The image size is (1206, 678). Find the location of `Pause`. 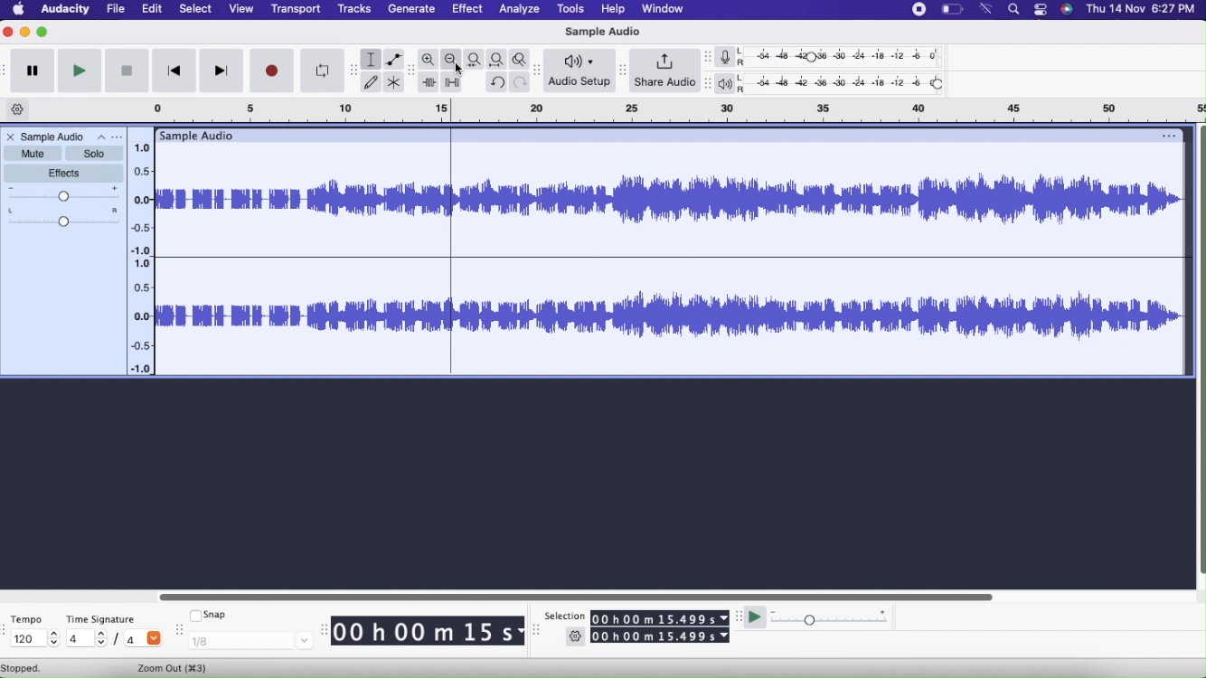

Pause is located at coordinates (33, 71).